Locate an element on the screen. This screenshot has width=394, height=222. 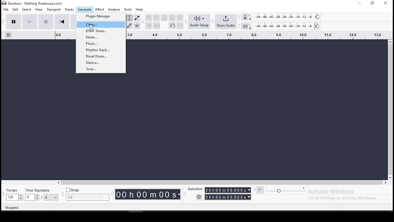
playback level is located at coordinates (285, 26).